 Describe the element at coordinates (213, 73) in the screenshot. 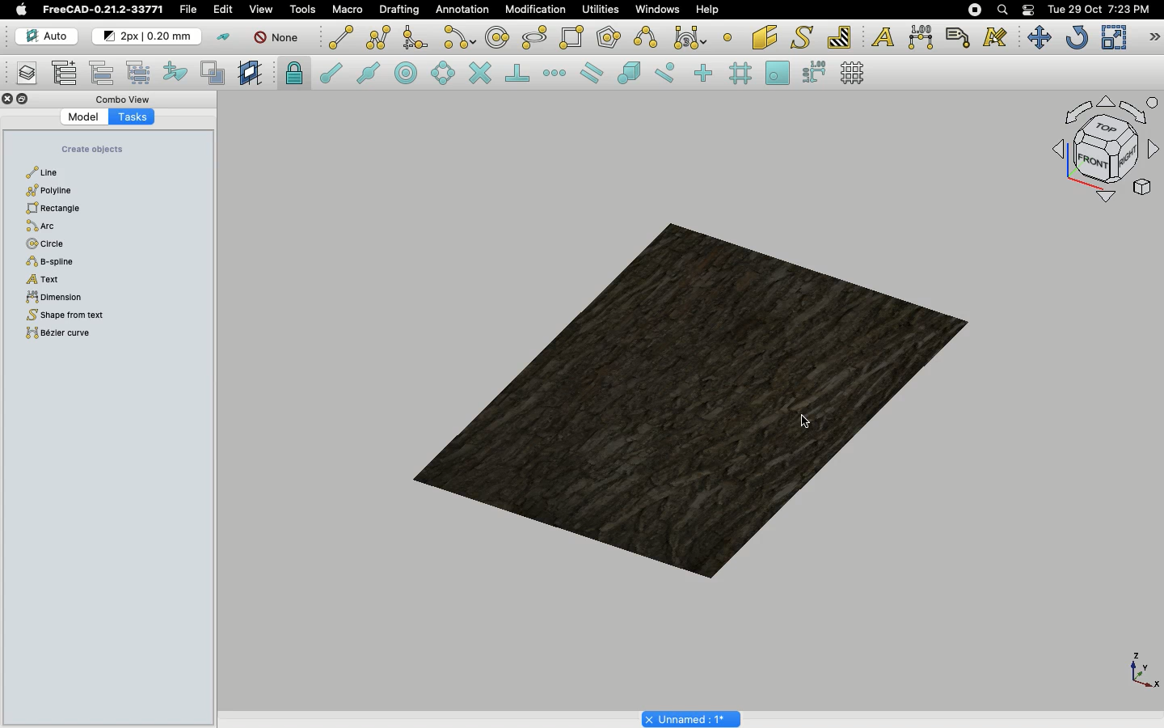

I see `Toggle normal/wireframe display` at that location.